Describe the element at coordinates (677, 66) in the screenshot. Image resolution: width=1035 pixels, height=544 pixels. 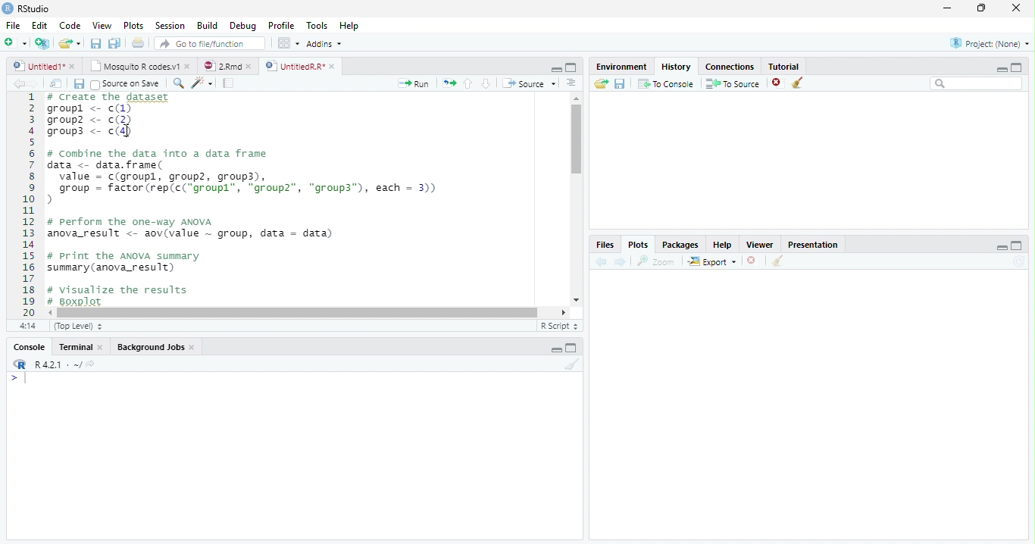
I see `History` at that location.